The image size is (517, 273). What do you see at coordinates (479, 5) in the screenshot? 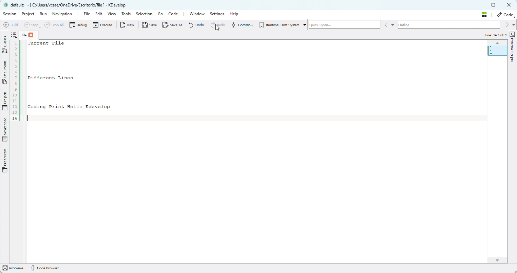
I see `Minimize` at bounding box center [479, 5].